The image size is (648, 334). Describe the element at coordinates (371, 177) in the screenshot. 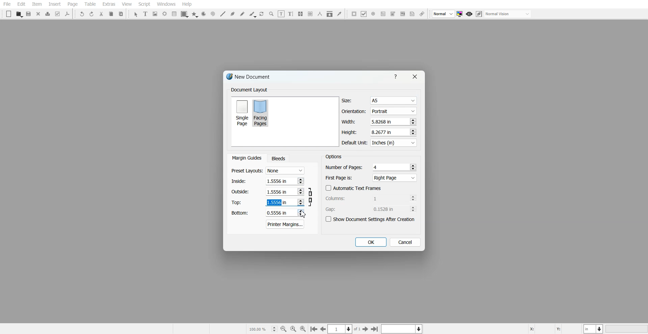

I see `First Page is` at that location.